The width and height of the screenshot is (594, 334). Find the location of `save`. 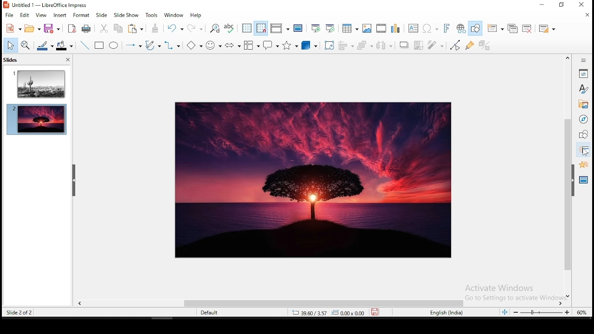

save is located at coordinates (376, 312).